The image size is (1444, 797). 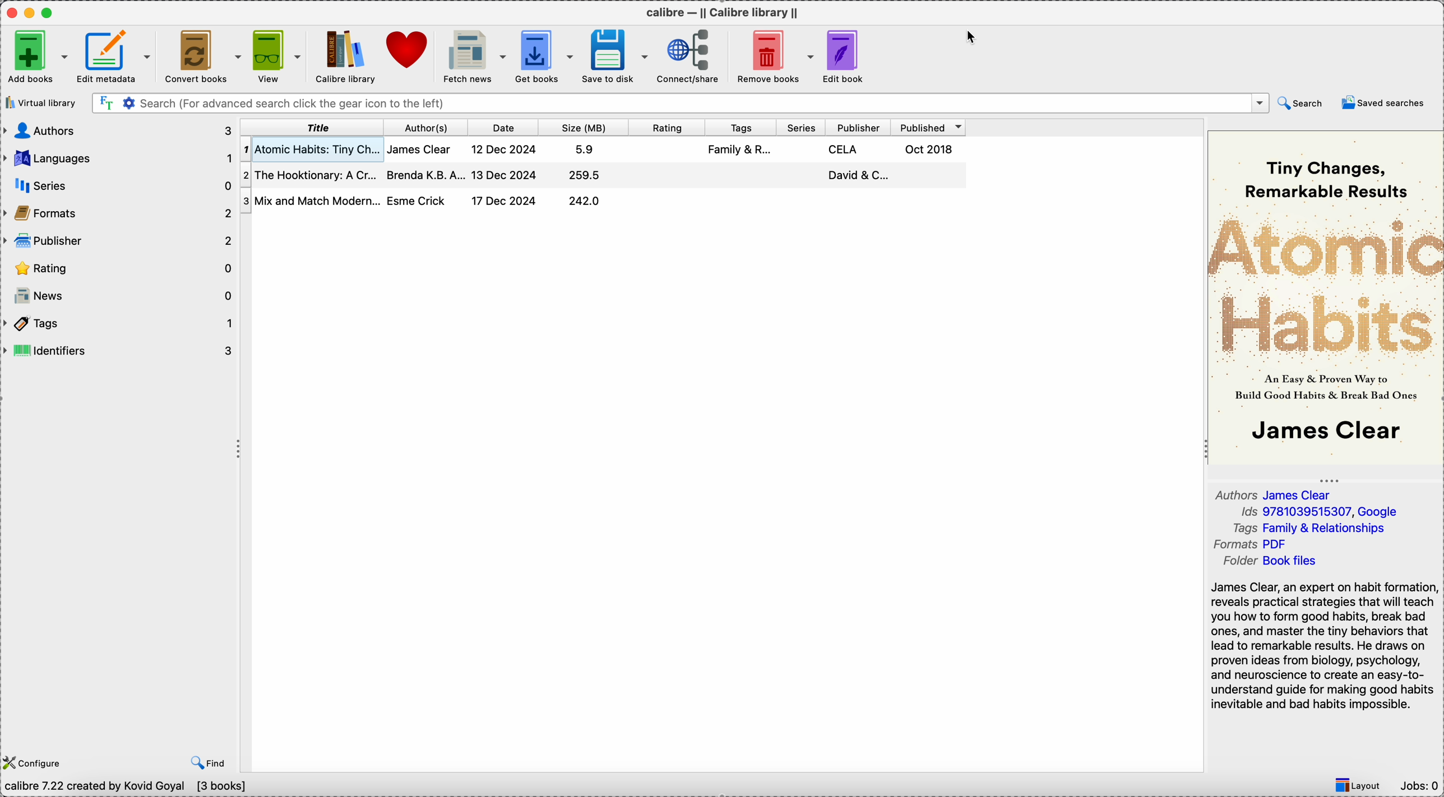 What do you see at coordinates (1325, 649) in the screenshot?
I see `synopsis` at bounding box center [1325, 649].